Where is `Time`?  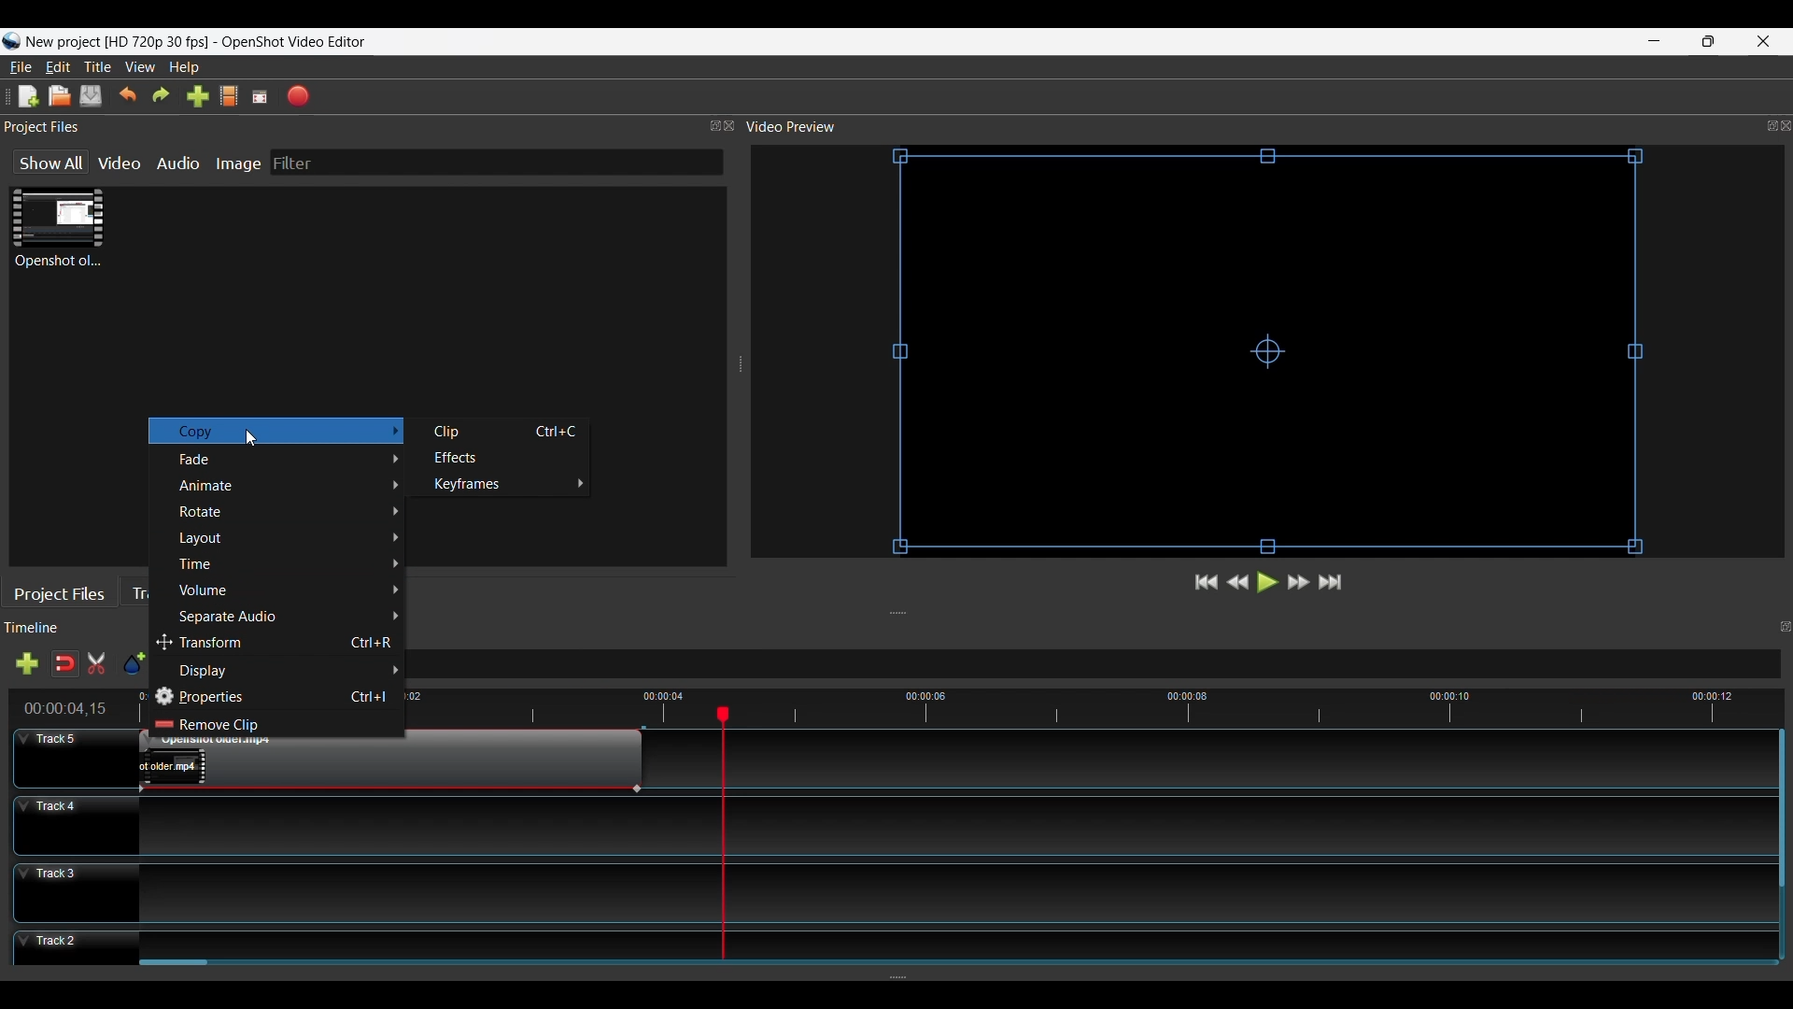
Time is located at coordinates (289, 563).